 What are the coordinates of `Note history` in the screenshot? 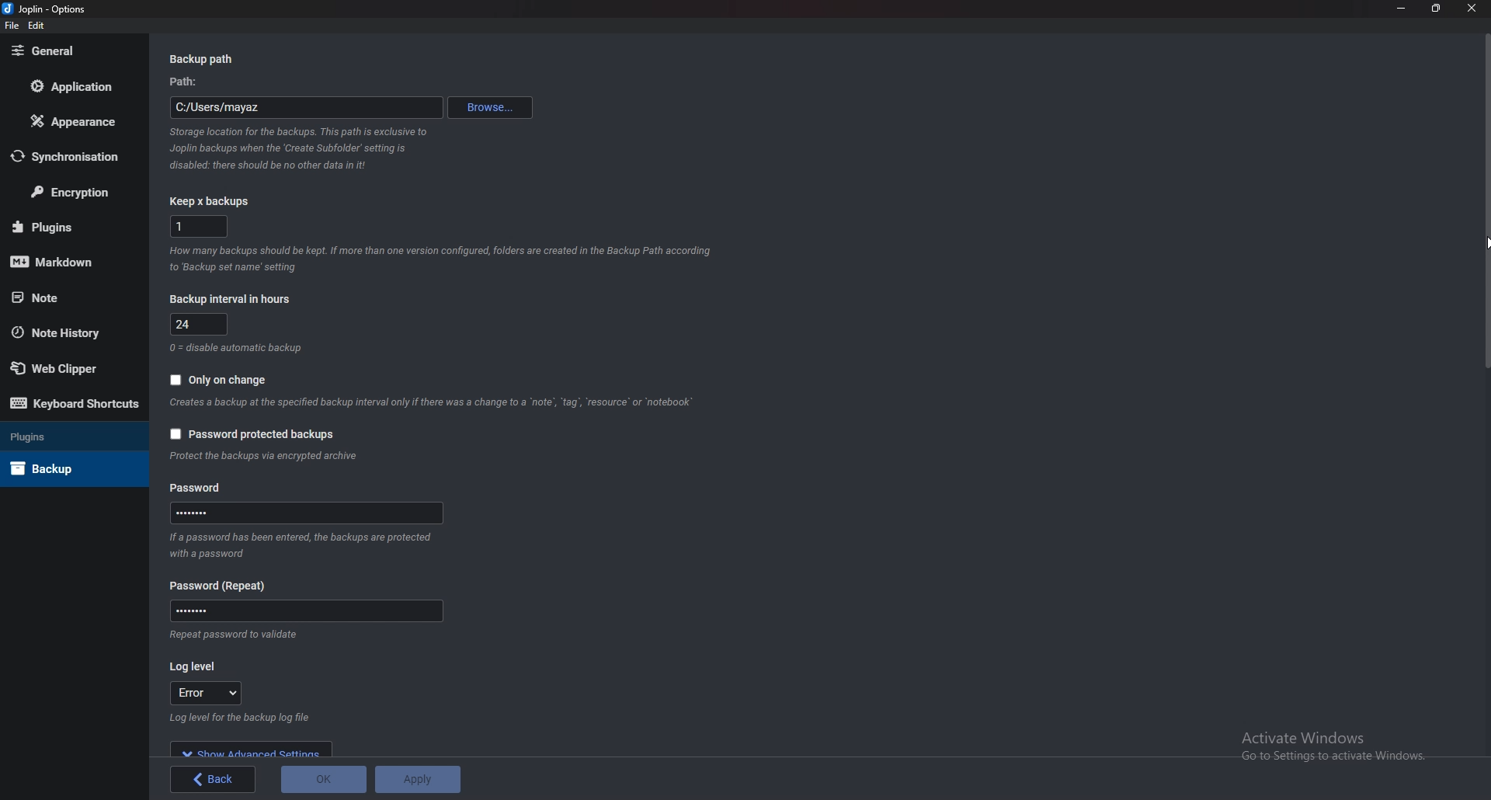 It's located at (63, 332).